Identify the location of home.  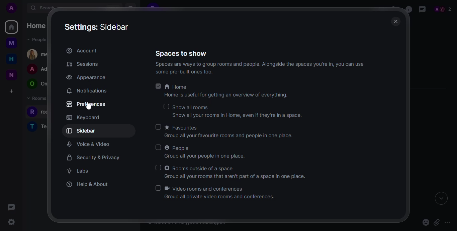
(12, 27).